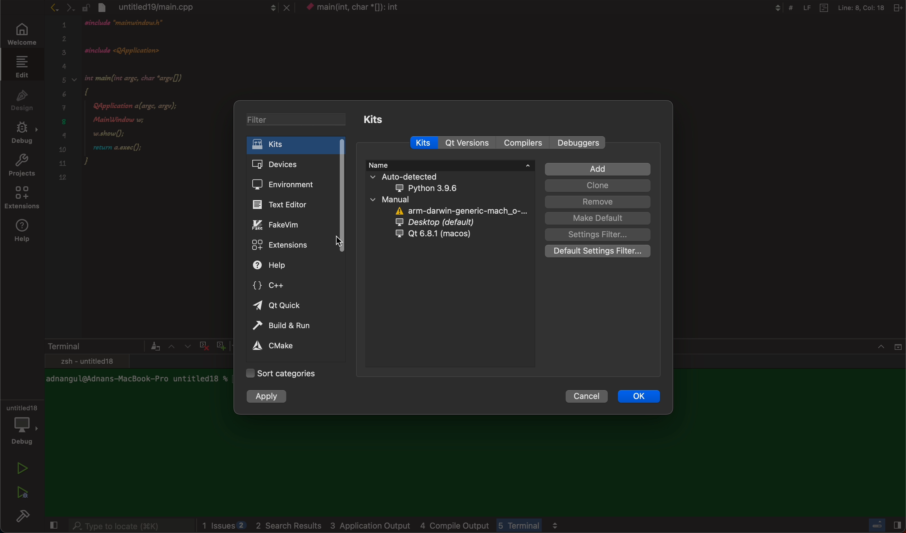  What do you see at coordinates (352, 8) in the screenshot?
I see `context` at bounding box center [352, 8].